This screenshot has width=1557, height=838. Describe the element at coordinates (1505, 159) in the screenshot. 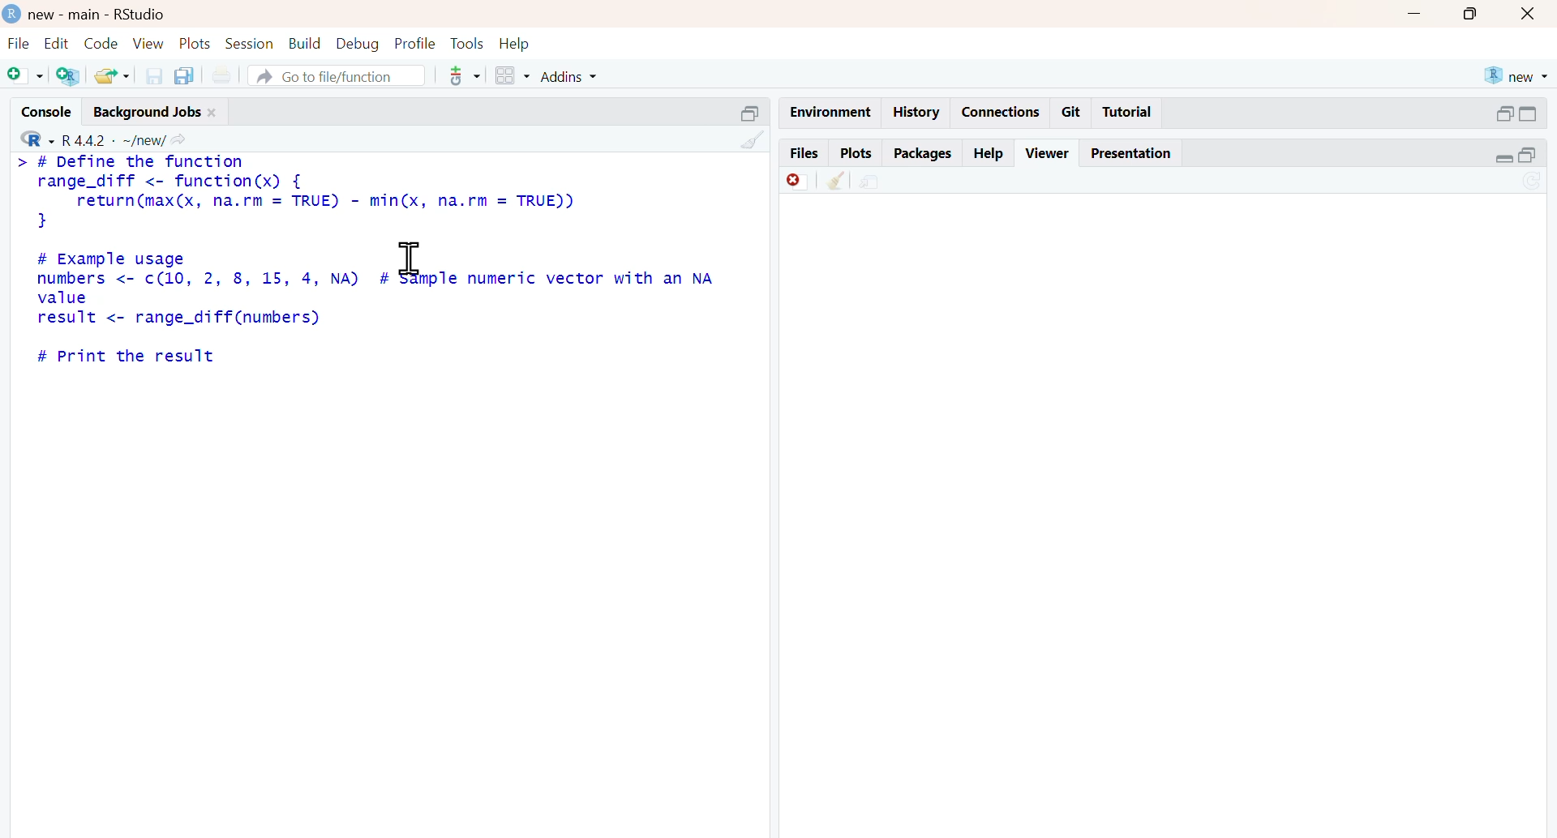

I see `Collapse /expand` at that location.